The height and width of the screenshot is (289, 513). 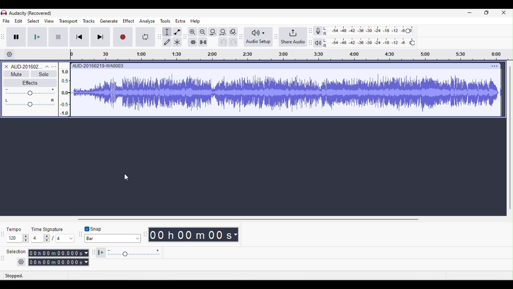 What do you see at coordinates (487, 14) in the screenshot?
I see `Minimize/Maximize` at bounding box center [487, 14].